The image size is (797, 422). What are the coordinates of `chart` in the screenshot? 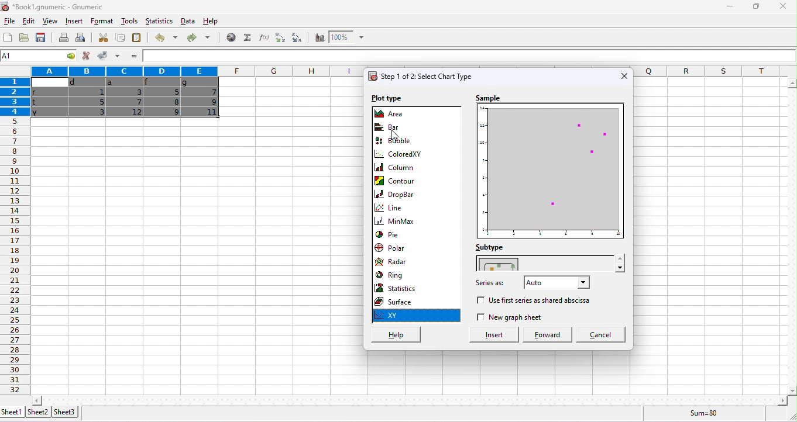 It's located at (319, 37).